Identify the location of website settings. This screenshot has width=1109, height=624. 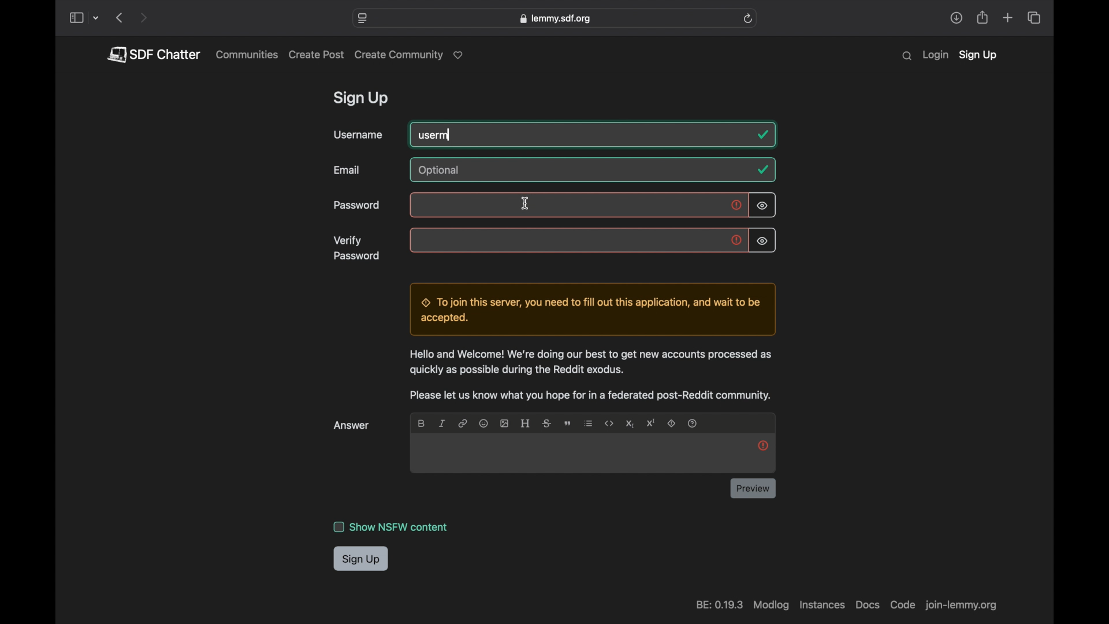
(363, 18).